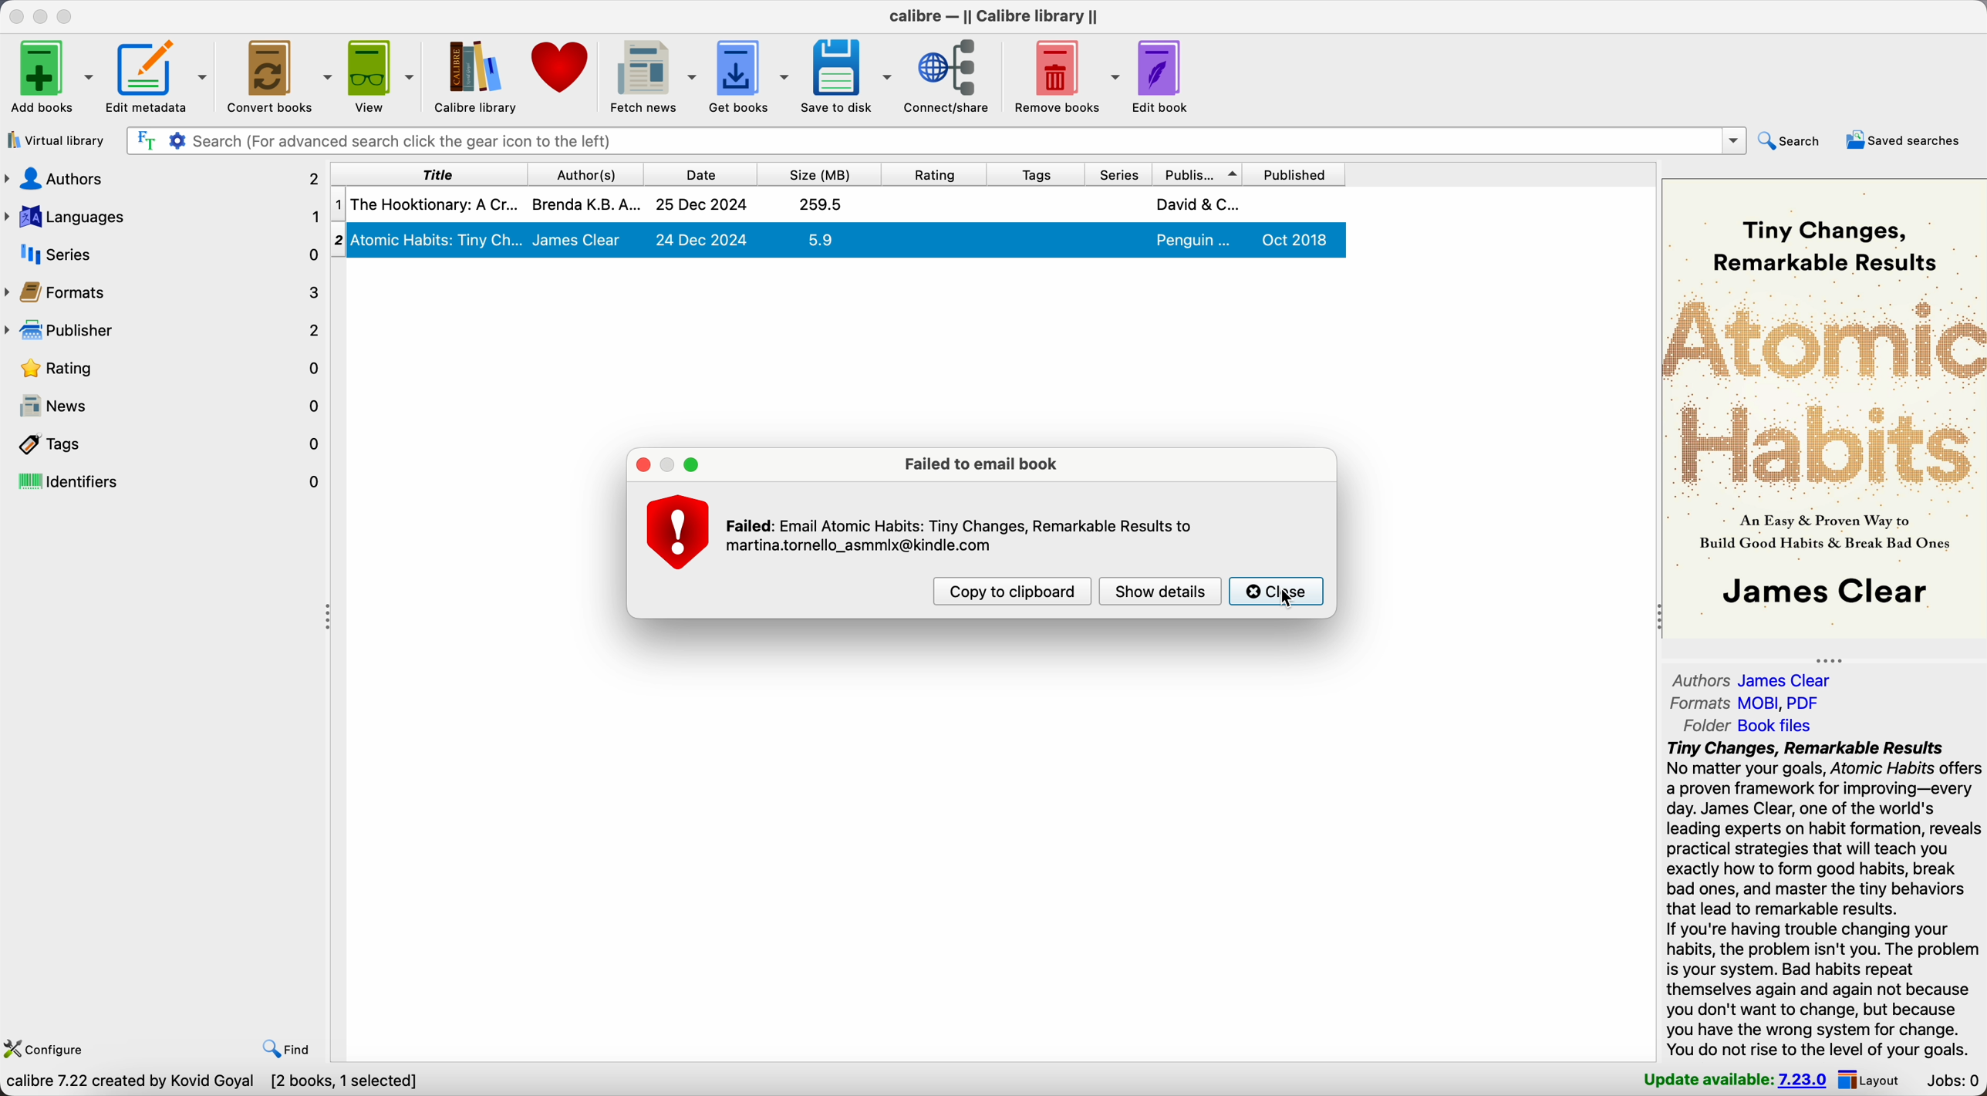 The width and height of the screenshot is (1987, 1096). I want to click on formats, so click(164, 292).